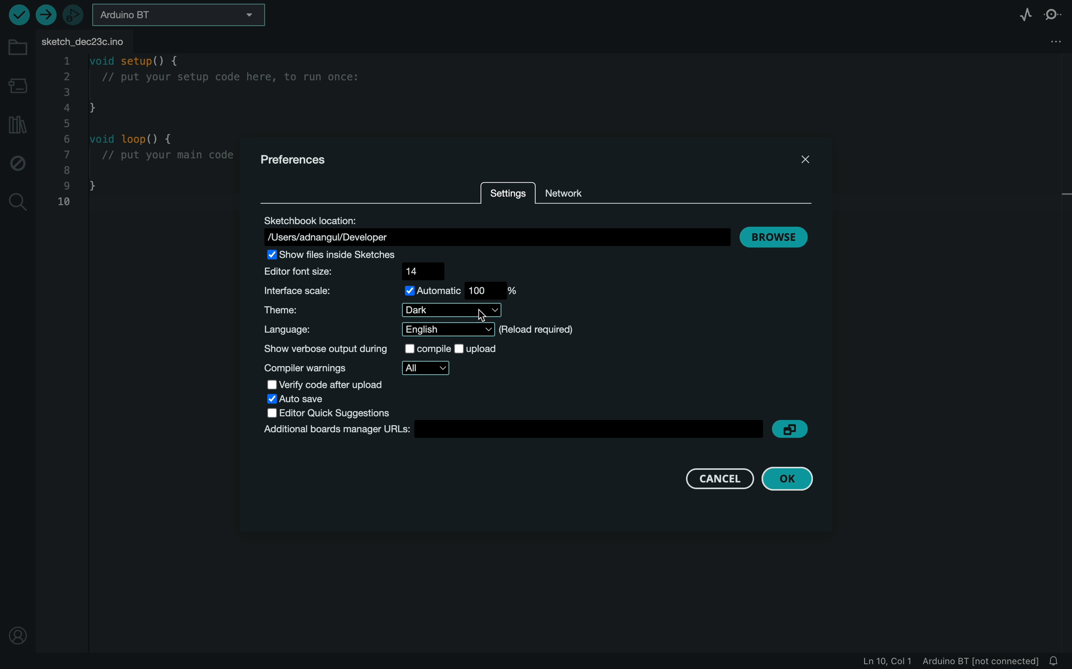  What do you see at coordinates (180, 15) in the screenshot?
I see `board selecter` at bounding box center [180, 15].